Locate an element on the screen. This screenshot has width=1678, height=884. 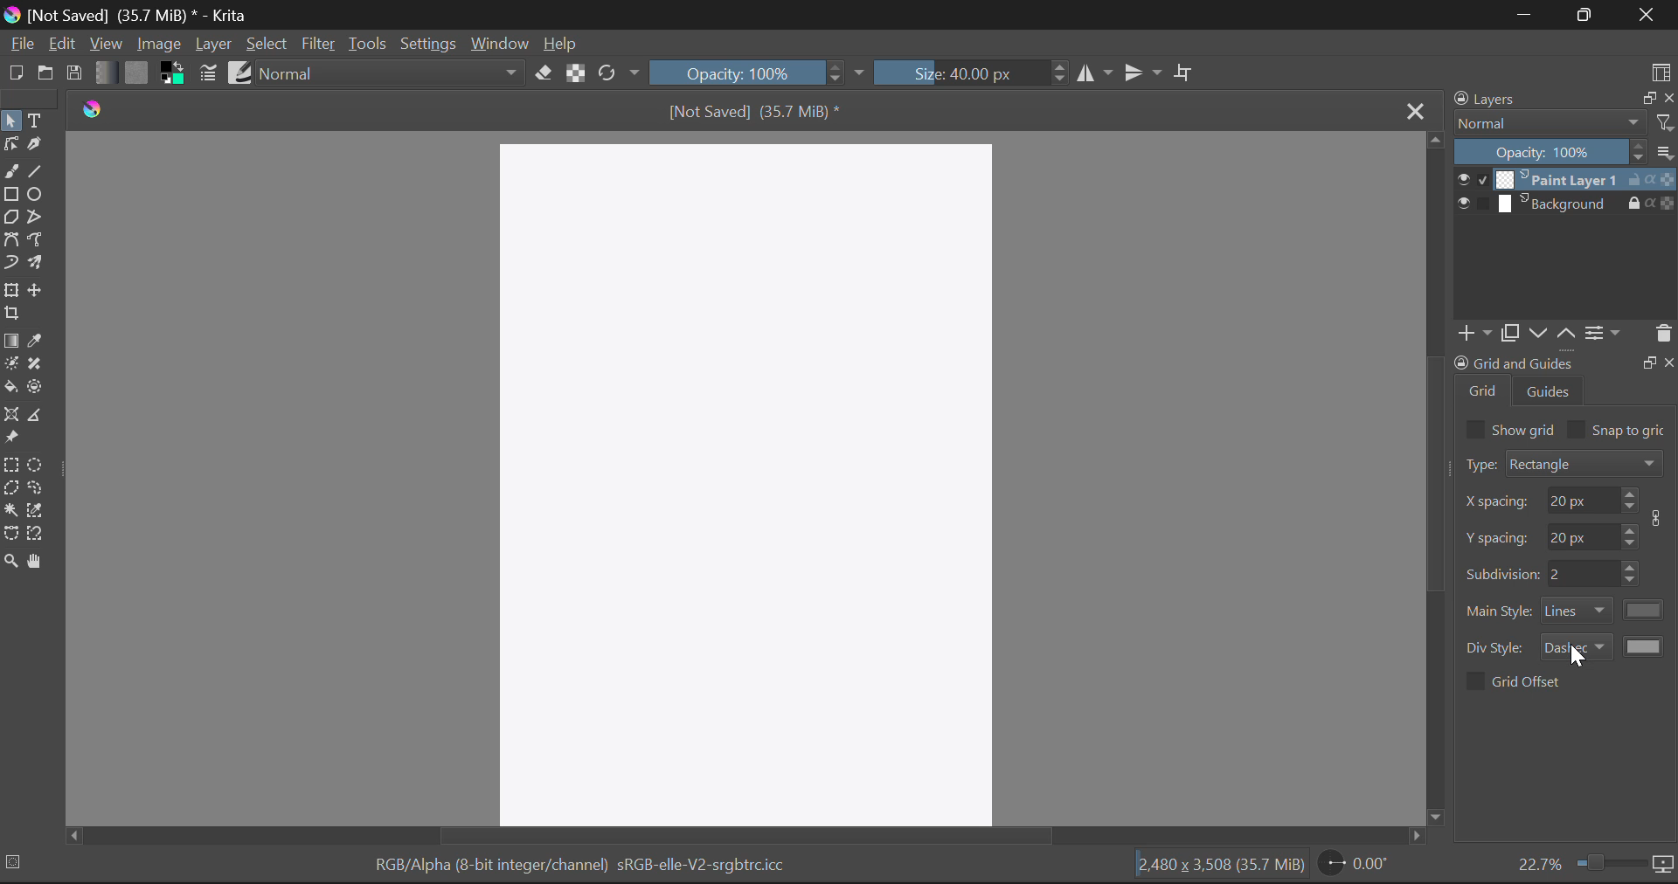
Opacity is located at coordinates (757, 73).